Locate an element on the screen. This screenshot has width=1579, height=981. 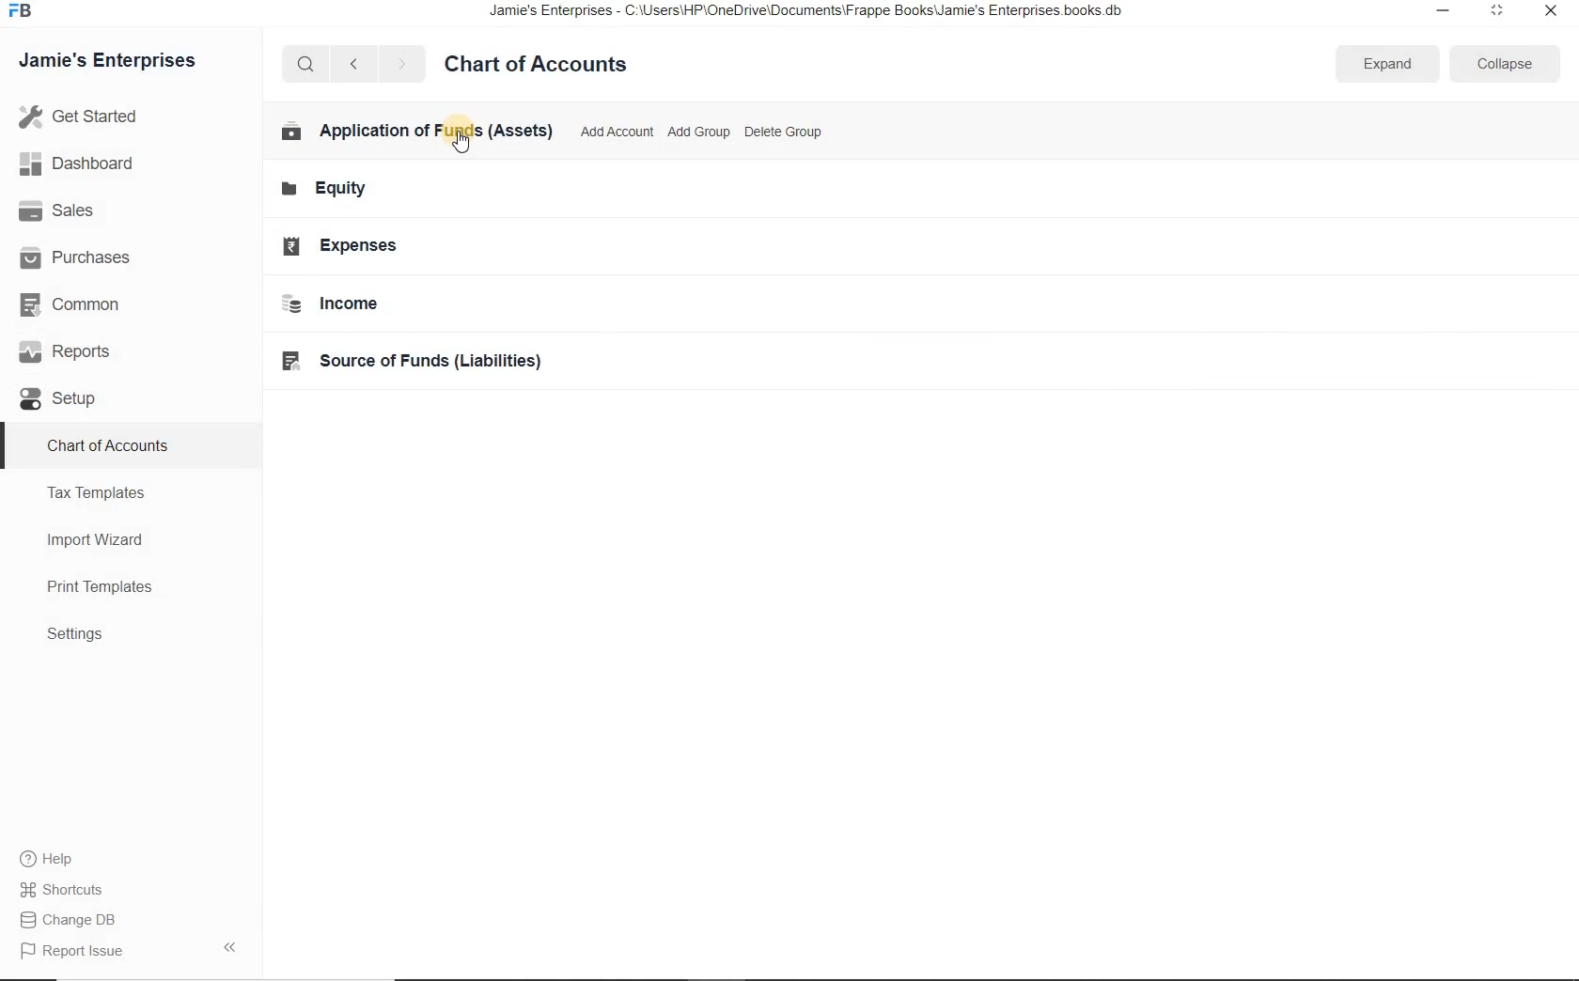
 Setup is located at coordinates (71, 400).